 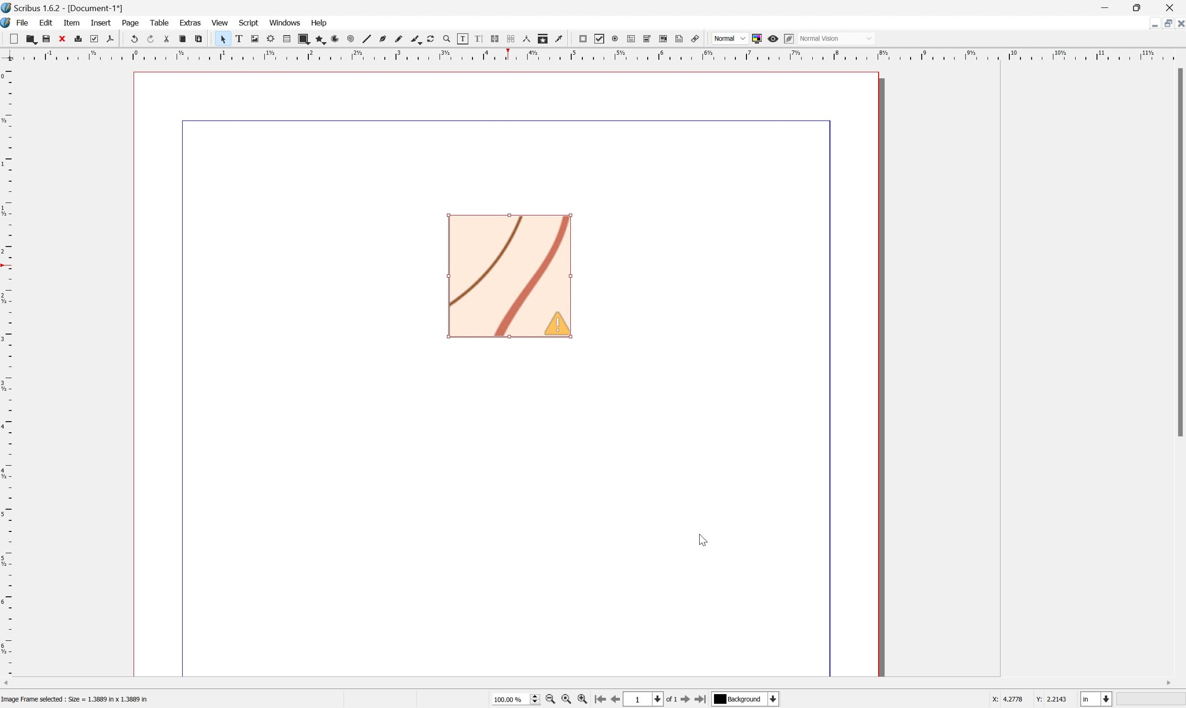 What do you see at coordinates (729, 39) in the screenshot?
I see `Normal` at bounding box center [729, 39].